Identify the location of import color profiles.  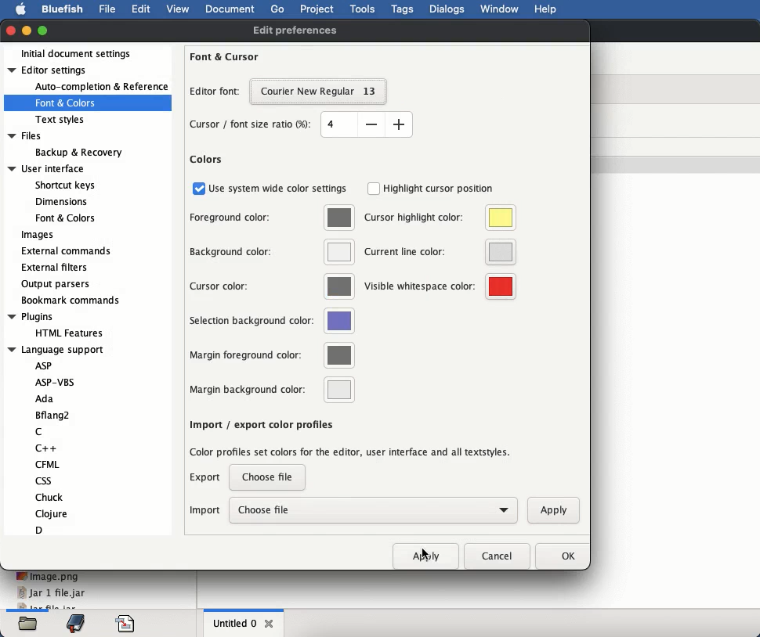
(352, 451).